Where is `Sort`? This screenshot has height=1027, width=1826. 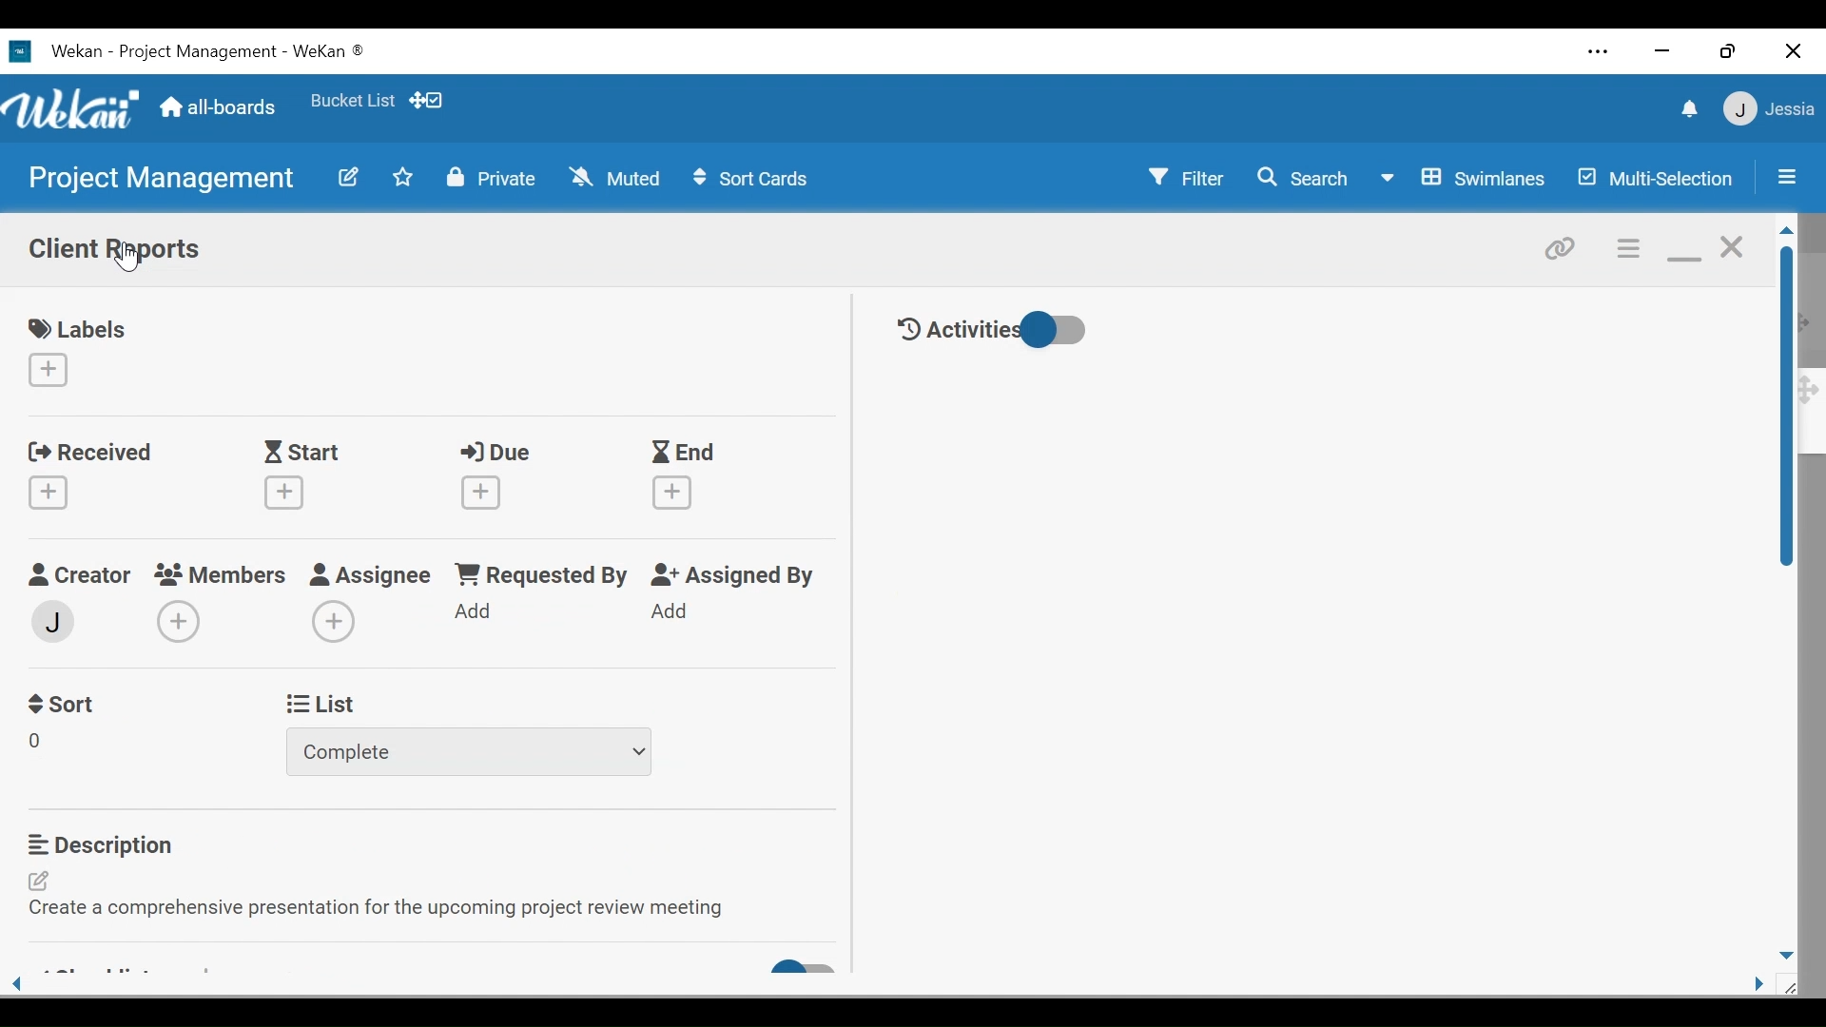
Sort is located at coordinates (64, 702).